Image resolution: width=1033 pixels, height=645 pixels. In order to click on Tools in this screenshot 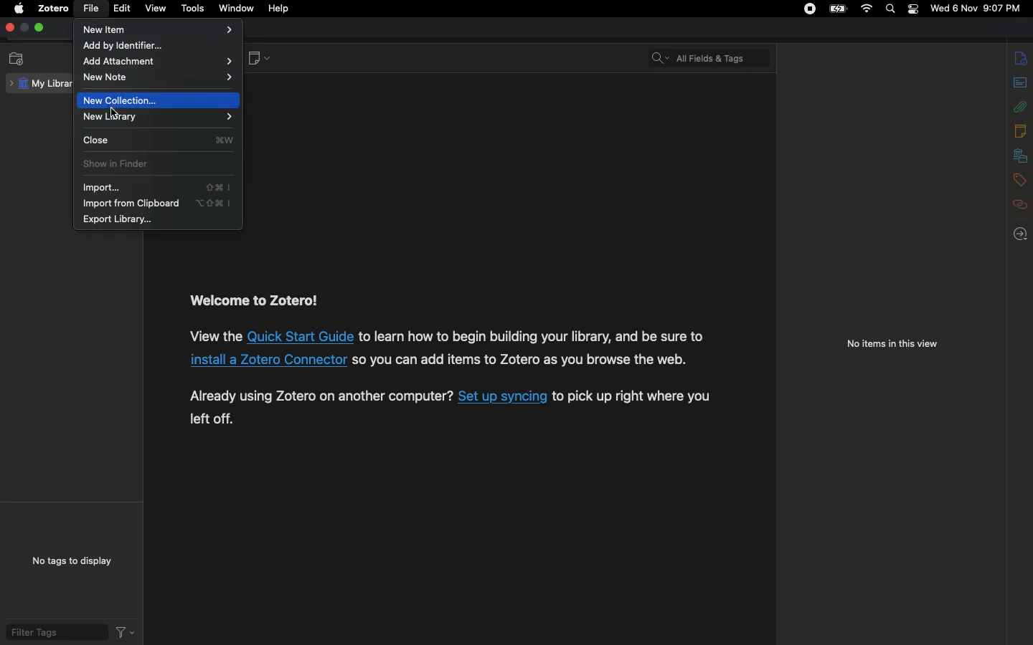, I will do `click(194, 9)`.